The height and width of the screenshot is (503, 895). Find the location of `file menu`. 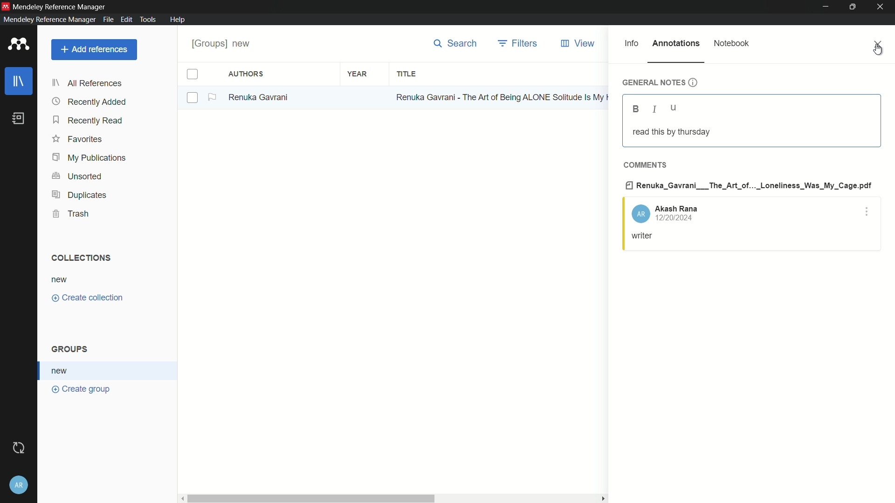

file menu is located at coordinates (108, 20).